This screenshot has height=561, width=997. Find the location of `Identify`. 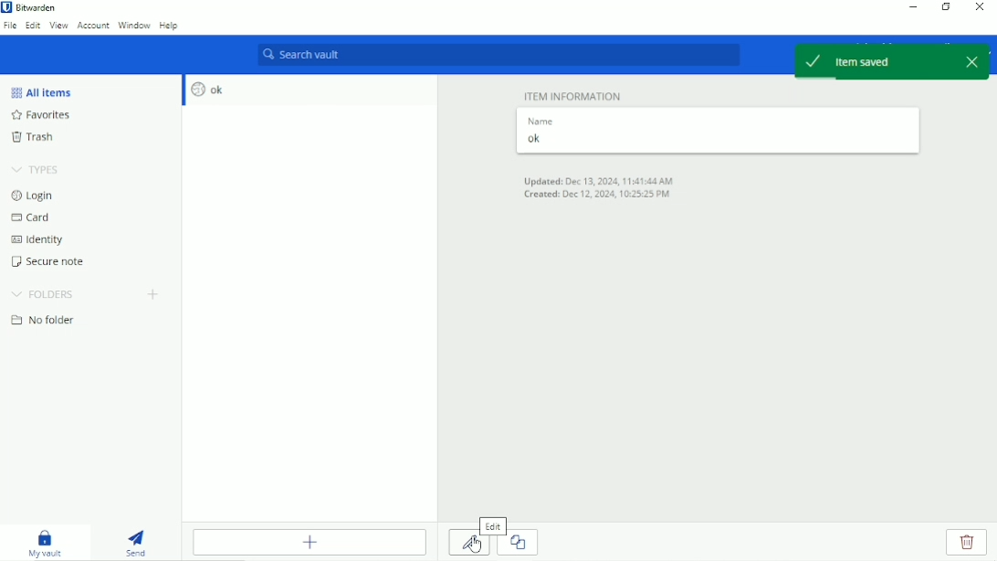

Identify is located at coordinates (40, 240).